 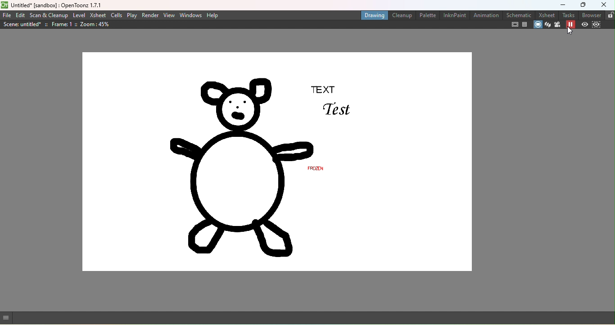 What do you see at coordinates (606, 5) in the screenshot?
I see `Close` at bounding box center [606, 5].